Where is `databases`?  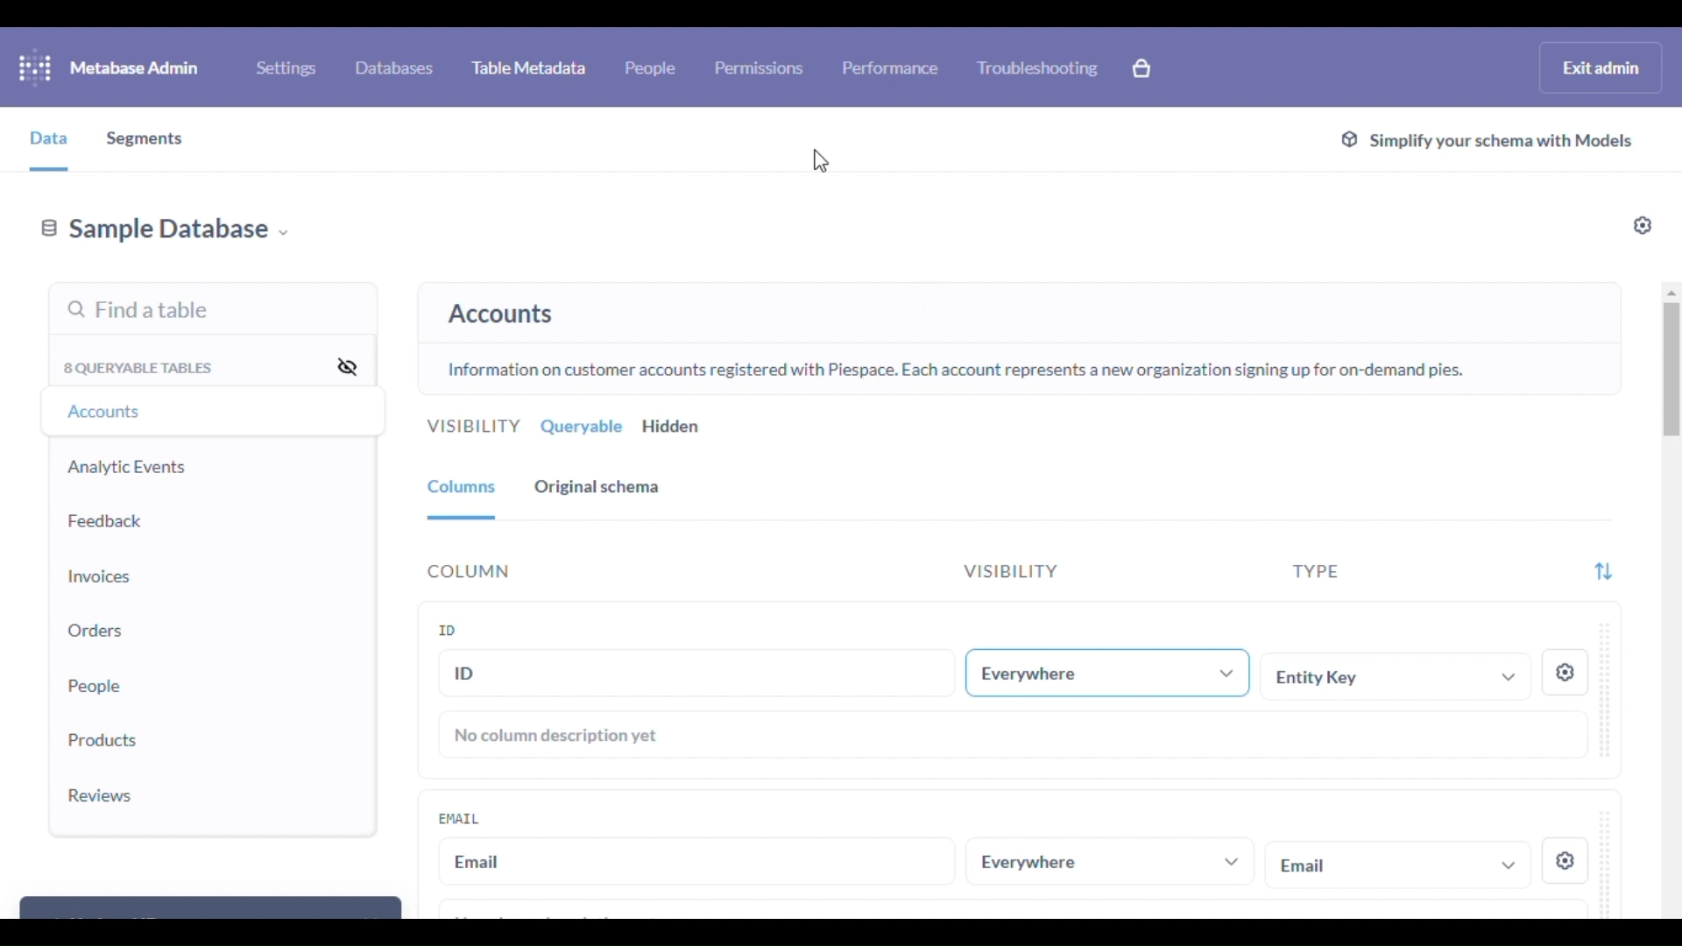 databases is located at coordinates (394, 67).